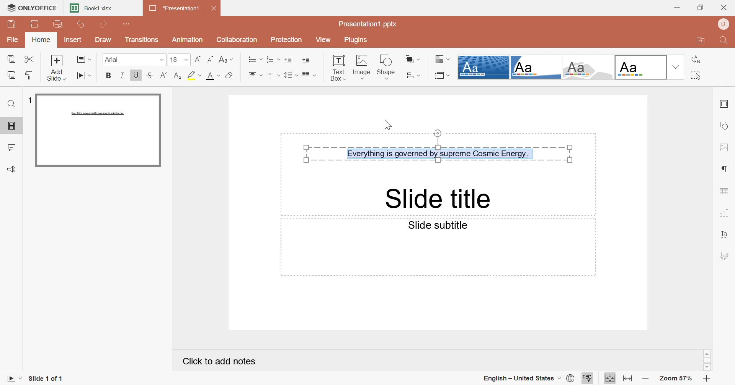  I want to click on Insert table, so click(725, 191).